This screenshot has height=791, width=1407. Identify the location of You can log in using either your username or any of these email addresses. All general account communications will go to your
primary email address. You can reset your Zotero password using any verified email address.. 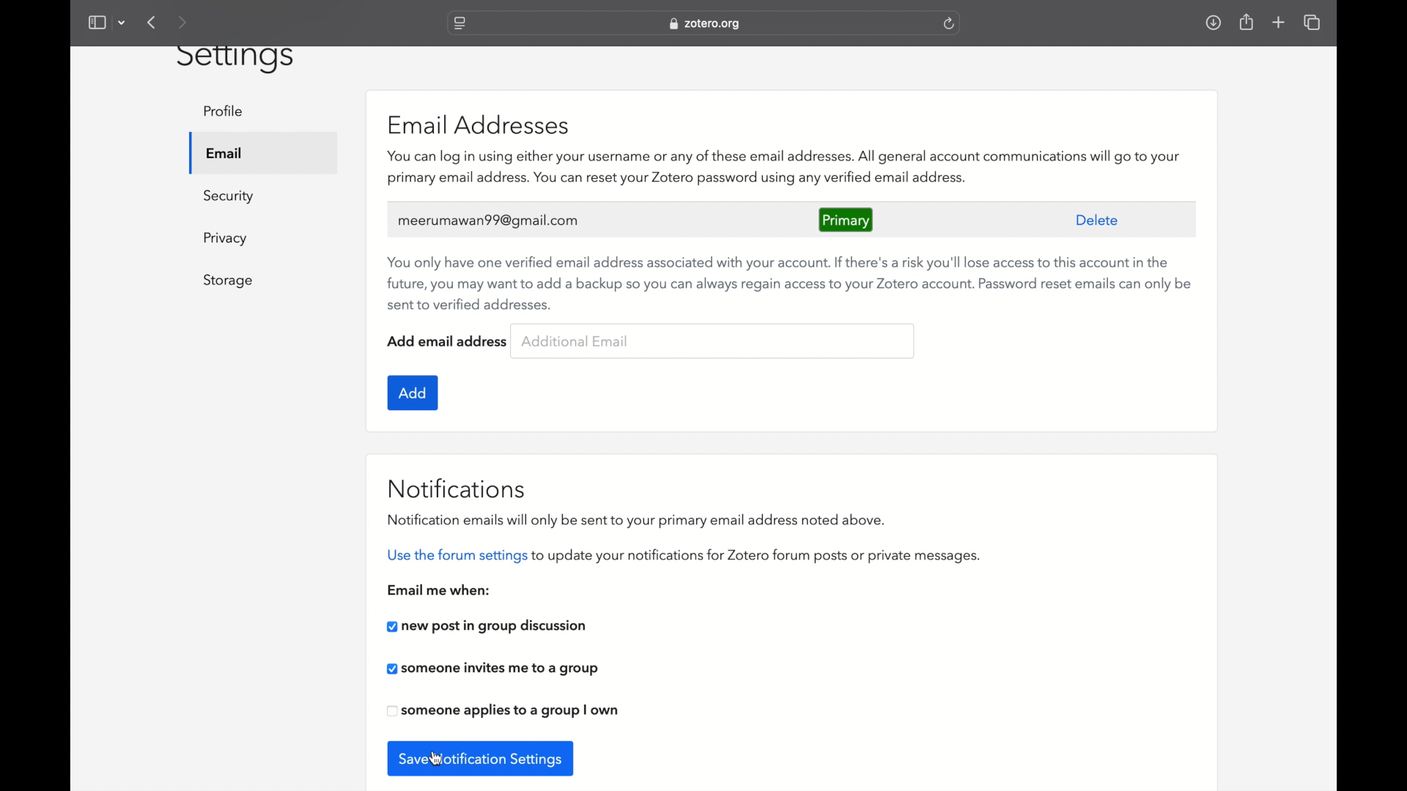
(783, 168).